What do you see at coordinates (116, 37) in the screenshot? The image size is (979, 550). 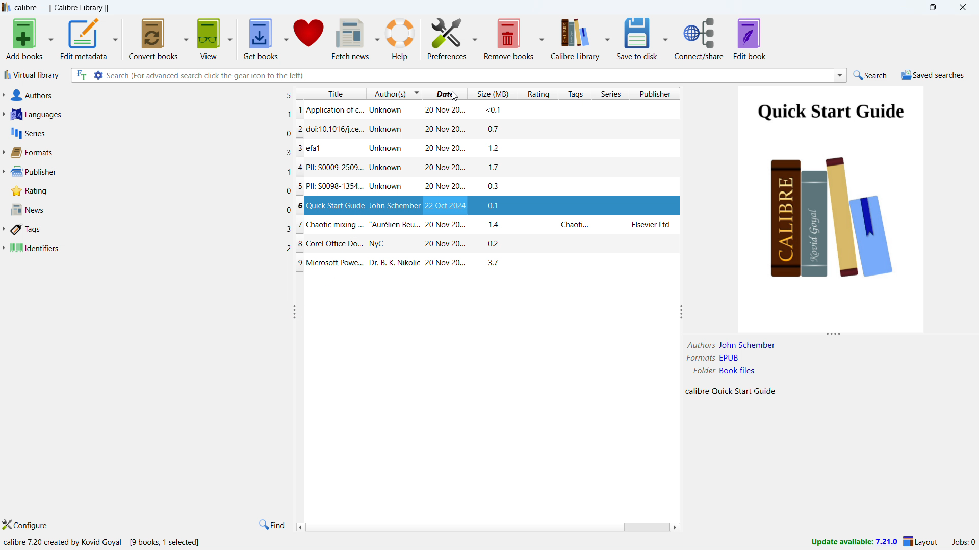 I see `edit metadata options` at bounding box center [116, 37].